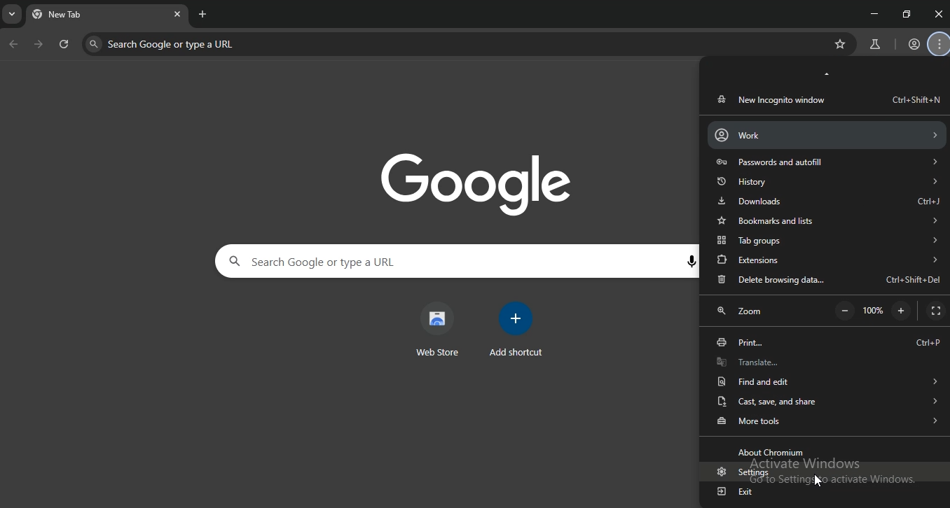 This screenshot has width=950, height=508. I want to click on new tab, so click(203, 14).